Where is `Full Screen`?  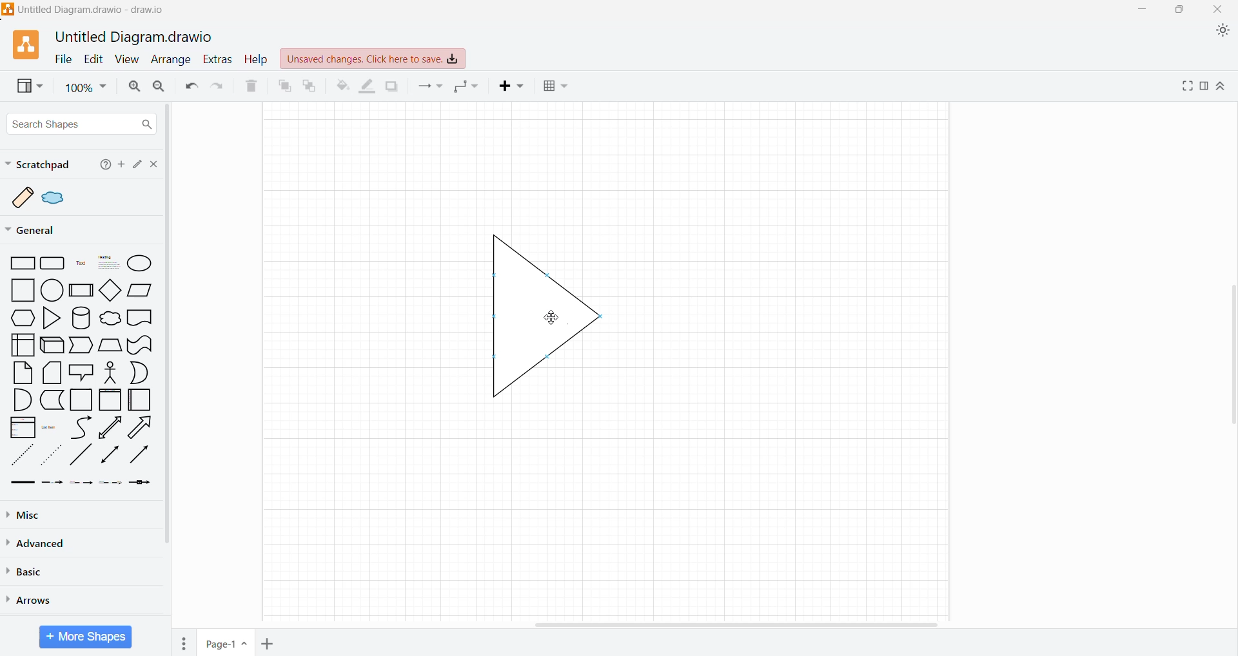 Full Screen is located at coordinates (1185, 86).